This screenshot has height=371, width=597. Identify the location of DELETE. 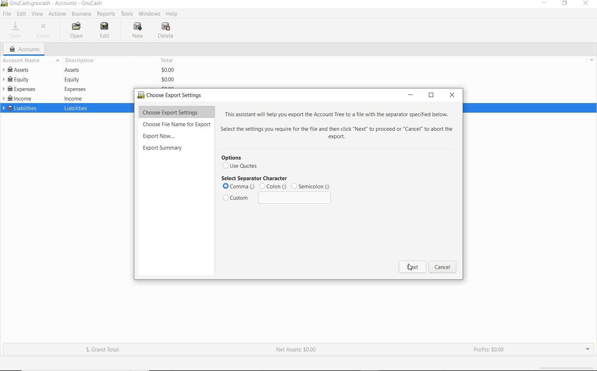
(166, 31).